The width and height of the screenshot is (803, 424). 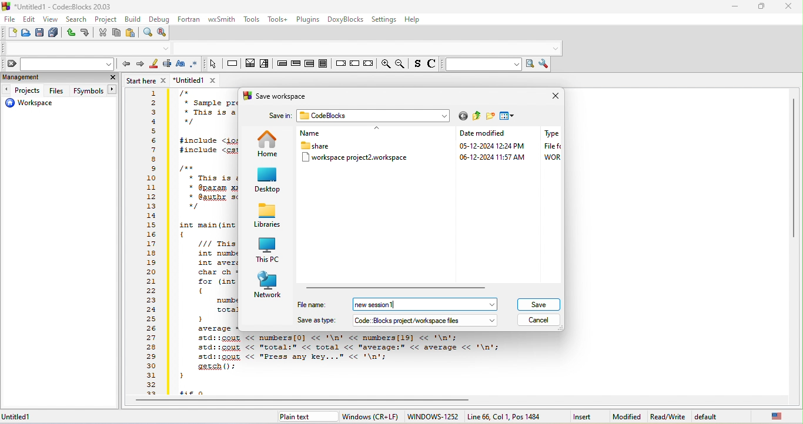 I want to click on dropdown, so click(x=444, y=116).